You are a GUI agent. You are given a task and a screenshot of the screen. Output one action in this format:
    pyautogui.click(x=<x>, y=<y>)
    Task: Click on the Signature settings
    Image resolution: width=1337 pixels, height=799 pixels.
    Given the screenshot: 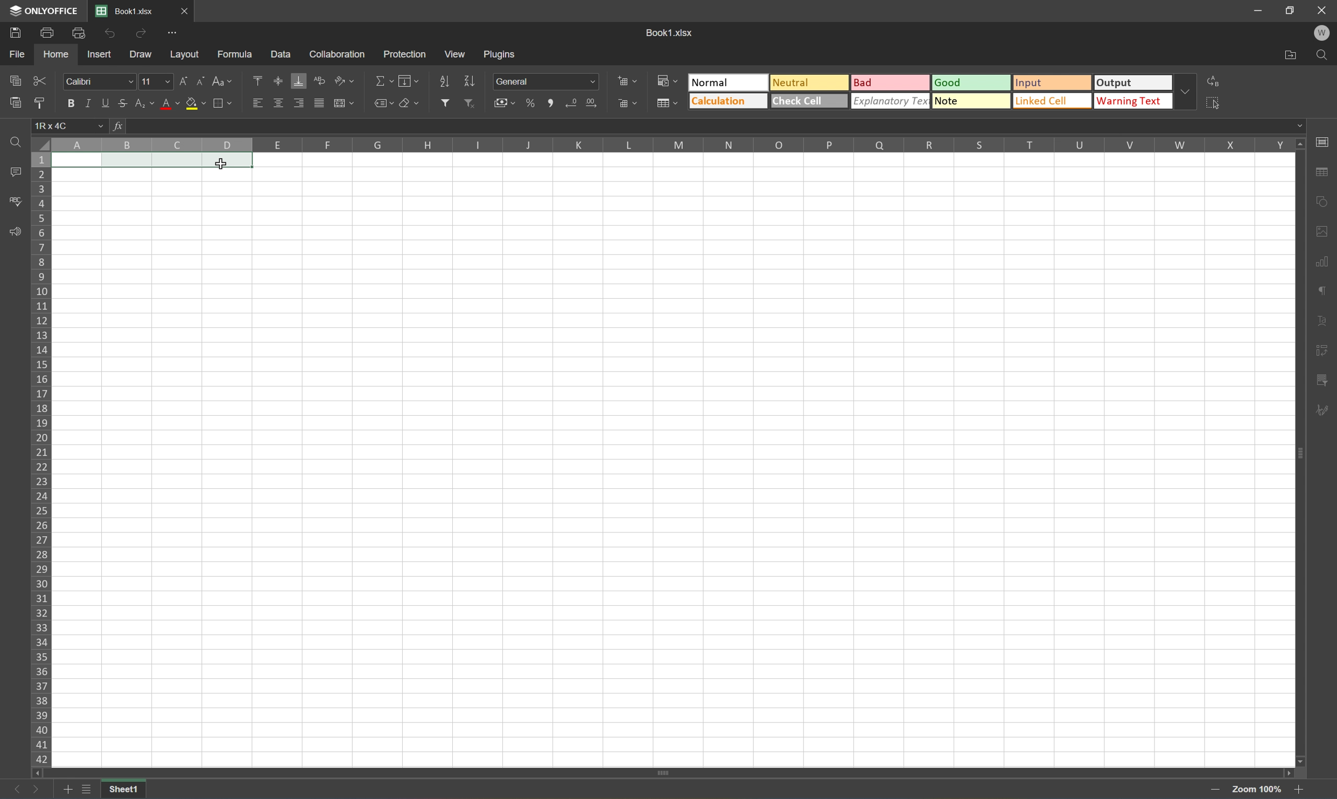 What is the action you would take?
    pyautogui.click(x=1322, y=415)
    